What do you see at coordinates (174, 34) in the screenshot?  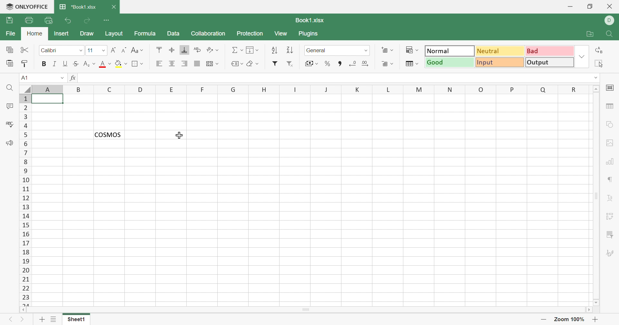 I see `Data` at bounding box center [174, 34].